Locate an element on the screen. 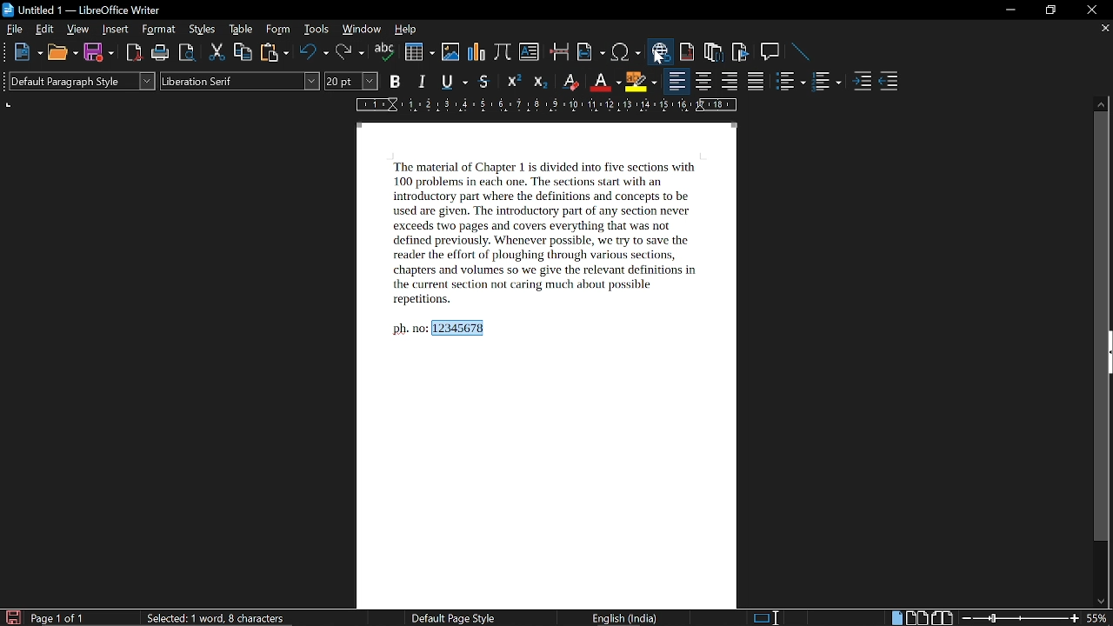 This screenshot has height=626, width=1113. print is located at coordinates (158, 53).